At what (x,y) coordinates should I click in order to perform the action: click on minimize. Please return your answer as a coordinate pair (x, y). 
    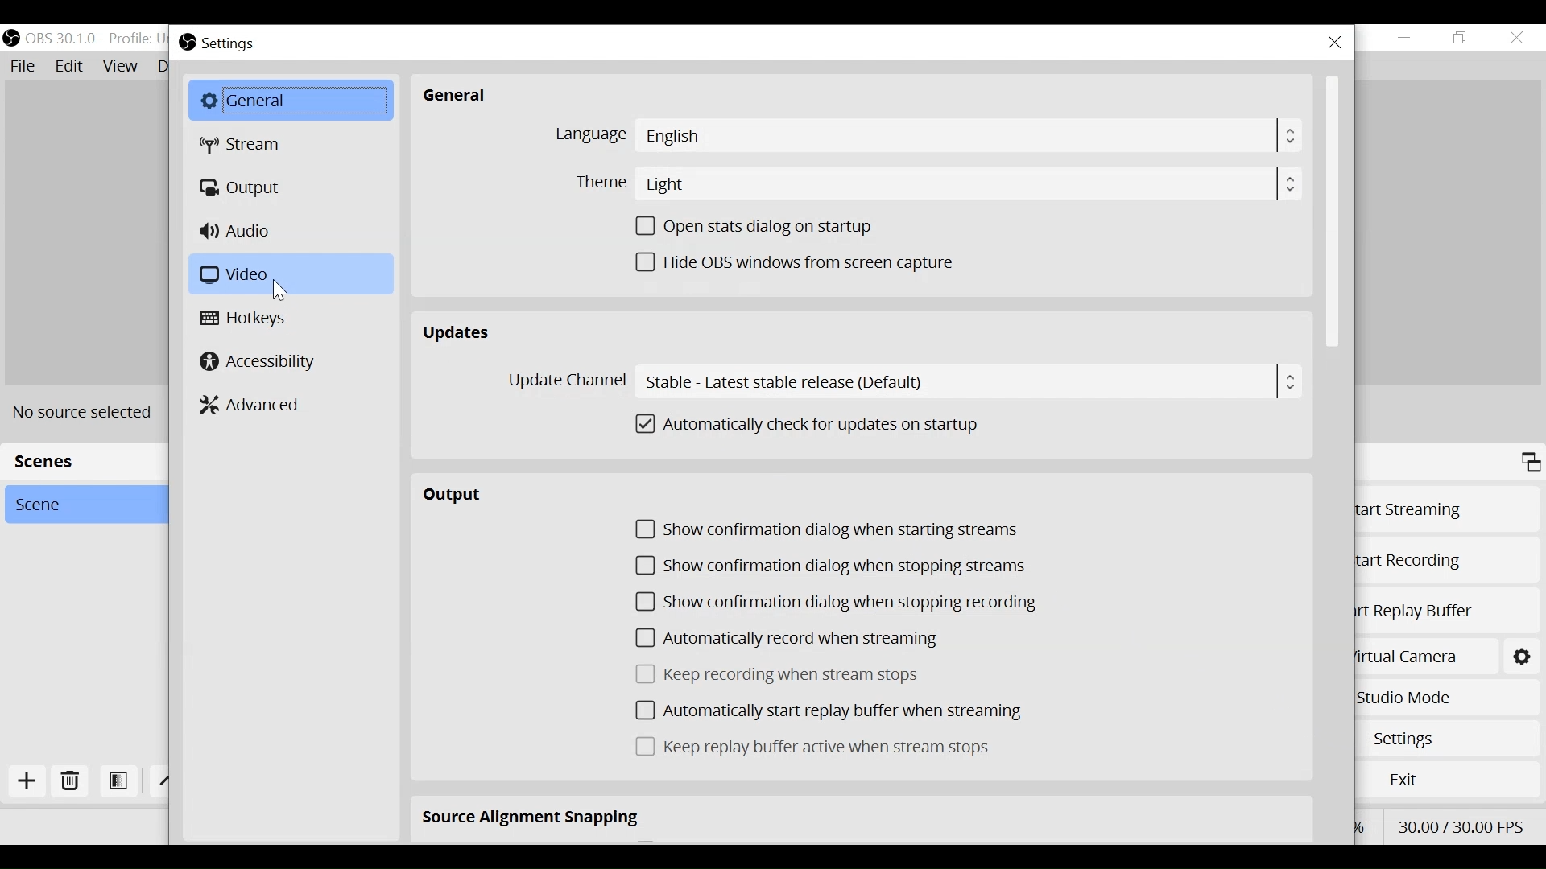
    Looking at the image, I should click on (1405, 38).